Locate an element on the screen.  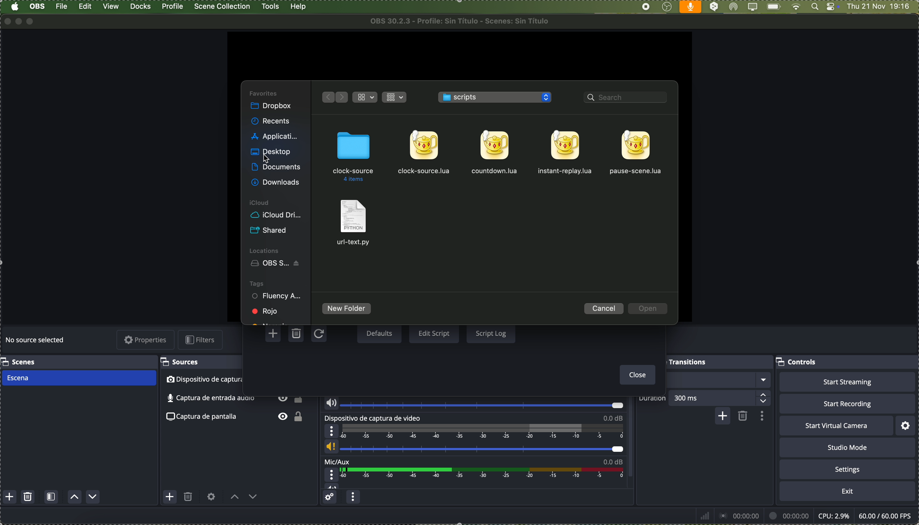
cancel button is located at coordinates (604, 308).